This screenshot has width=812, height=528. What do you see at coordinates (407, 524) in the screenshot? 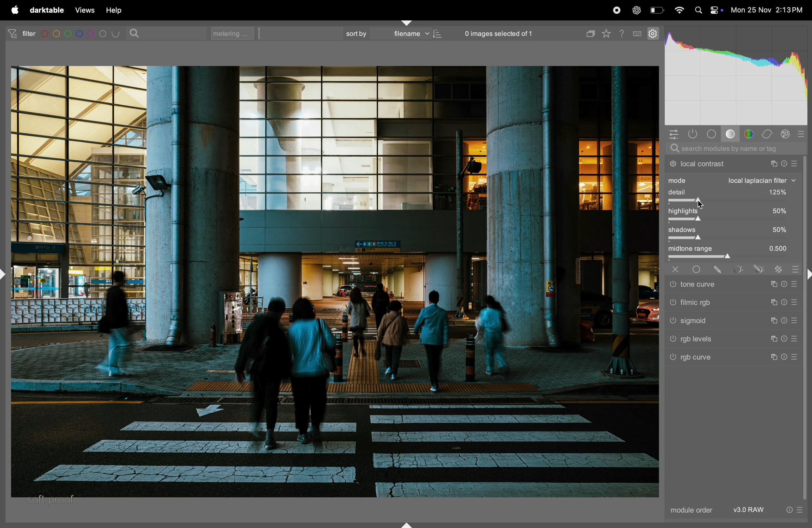
I see `shift+ctrl+b` at bounding box center [407, 524].